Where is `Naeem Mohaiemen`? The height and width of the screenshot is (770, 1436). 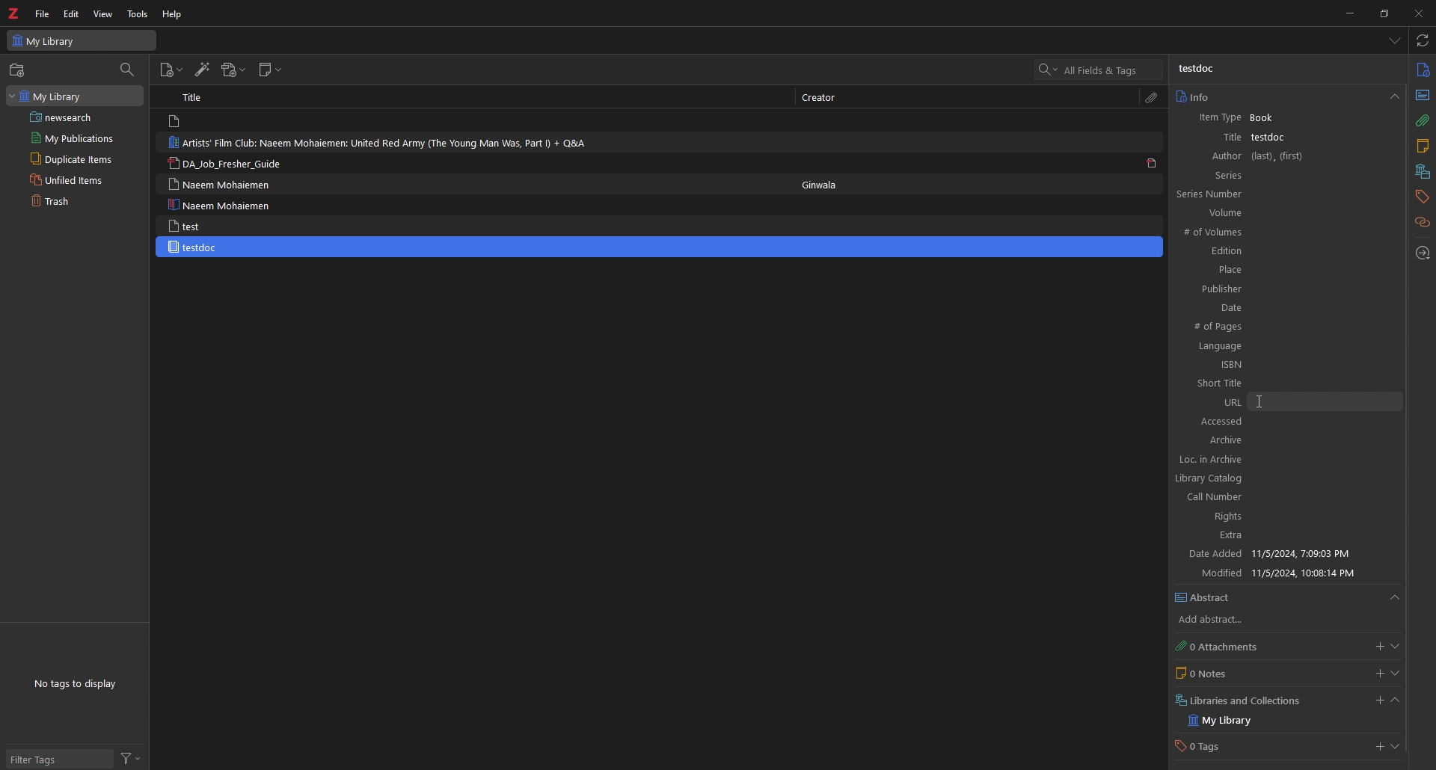
Naeem Mohaiemen is located at coordinates (218, 205).